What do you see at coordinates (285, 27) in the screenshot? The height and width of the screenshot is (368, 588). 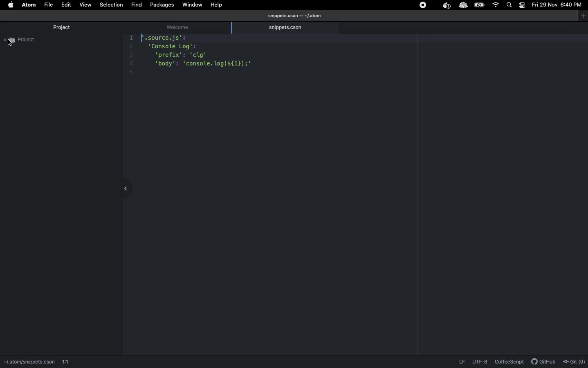 I see `snippets.cson` at bounding box center [285, 27].